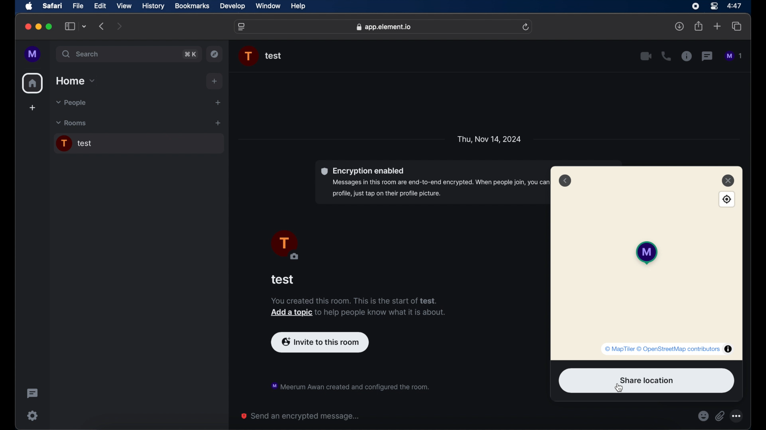 This screenshot has width=766, height=430. I want to click on add, so click(215, 81).